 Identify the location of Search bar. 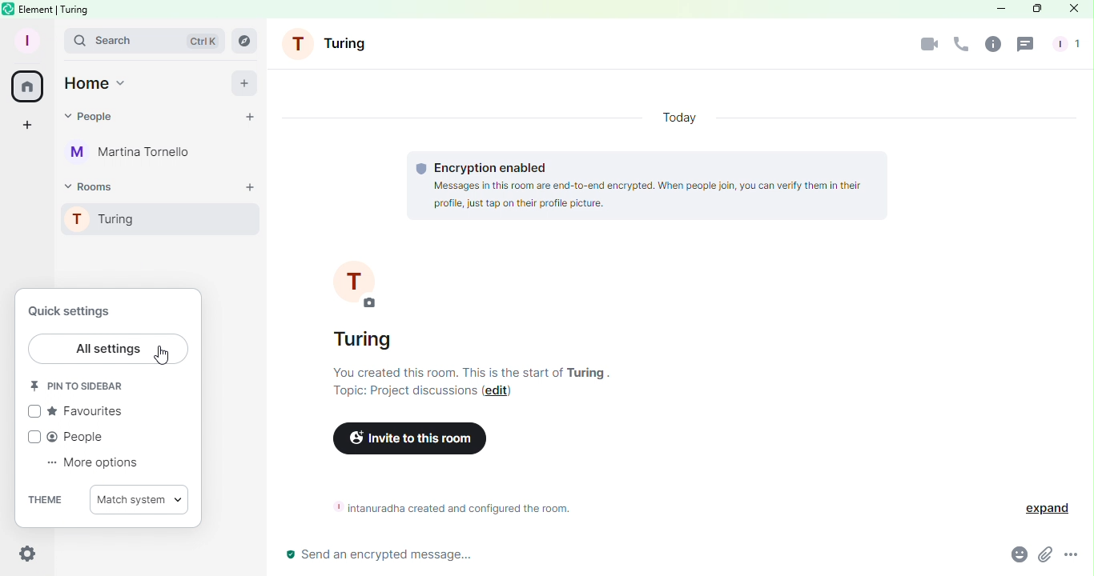
(145, 38).